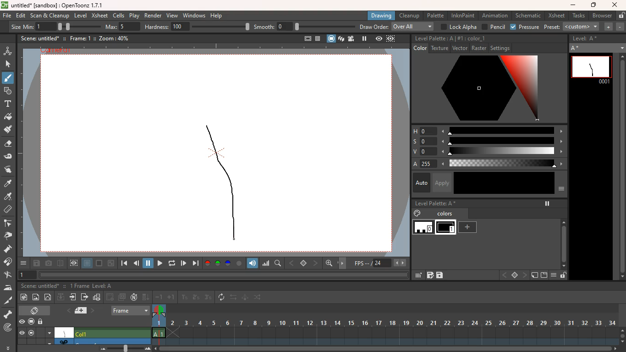 This screenshot has height=352, width=626. What do you see at coordinates (546, 203) in the screenshot?
I see `pause` at bounding box center [546, 203].